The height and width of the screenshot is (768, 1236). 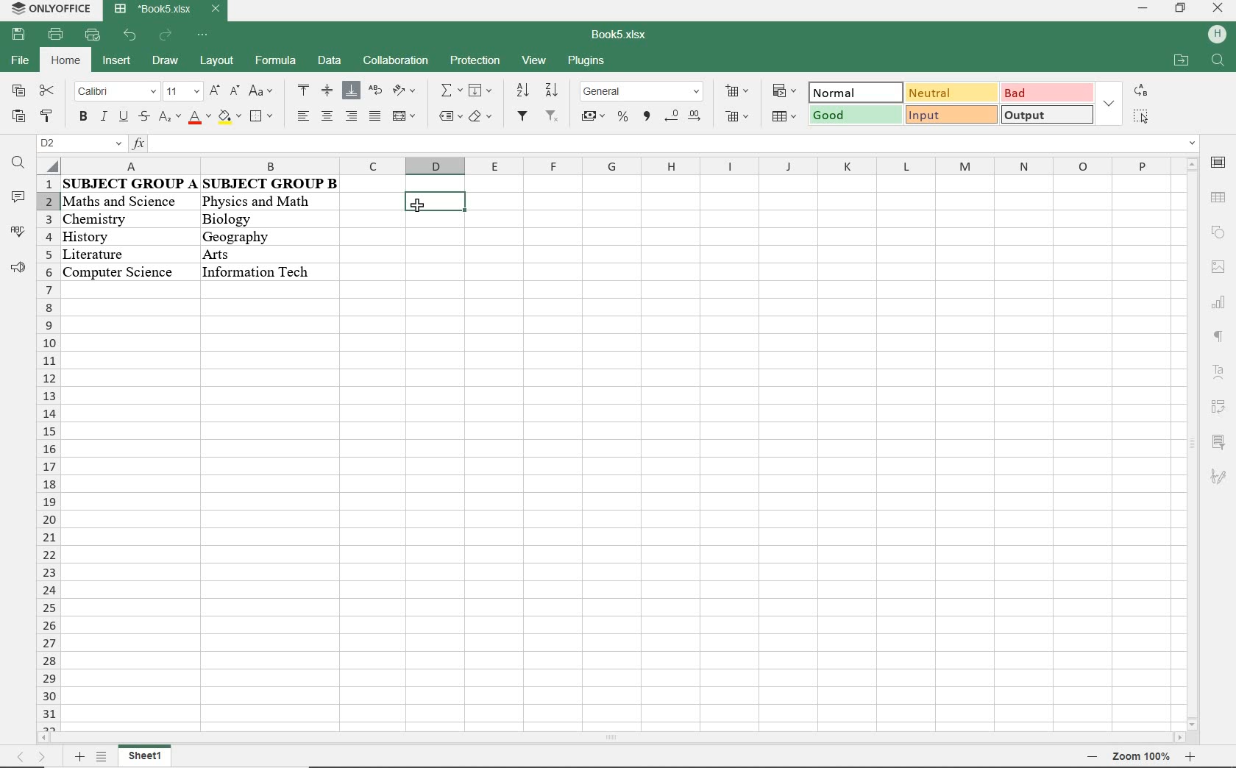 I want to click on filter, so click(x=522, y=117).